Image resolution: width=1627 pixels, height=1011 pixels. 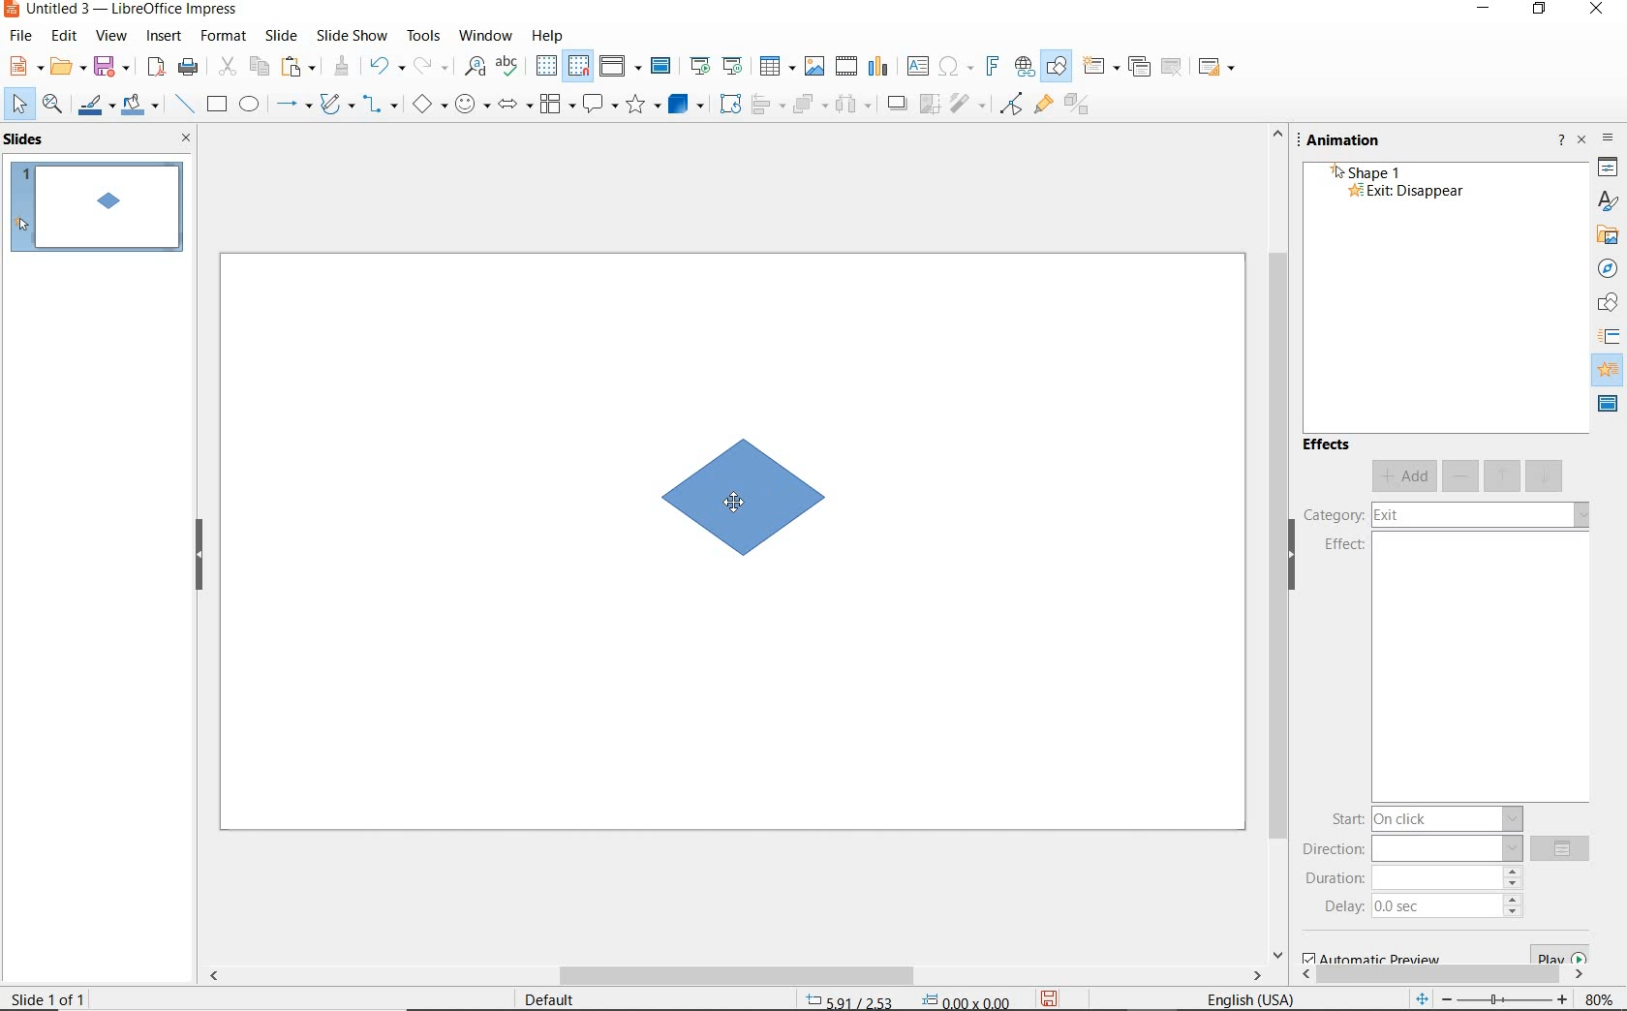 I want to click on scrollbar, so click(x=1270, y=542).